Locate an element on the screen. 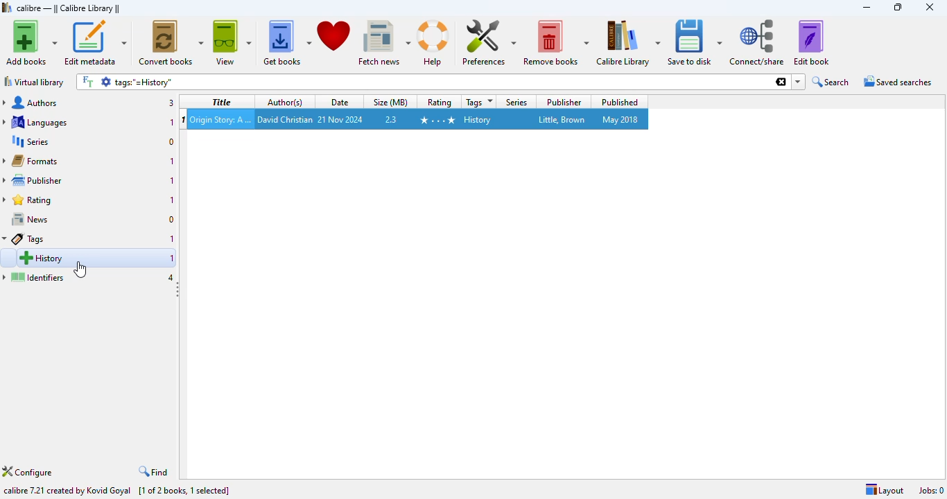 This screenshot has height=499, width=947. Rating is located at coordinates (439, 102).